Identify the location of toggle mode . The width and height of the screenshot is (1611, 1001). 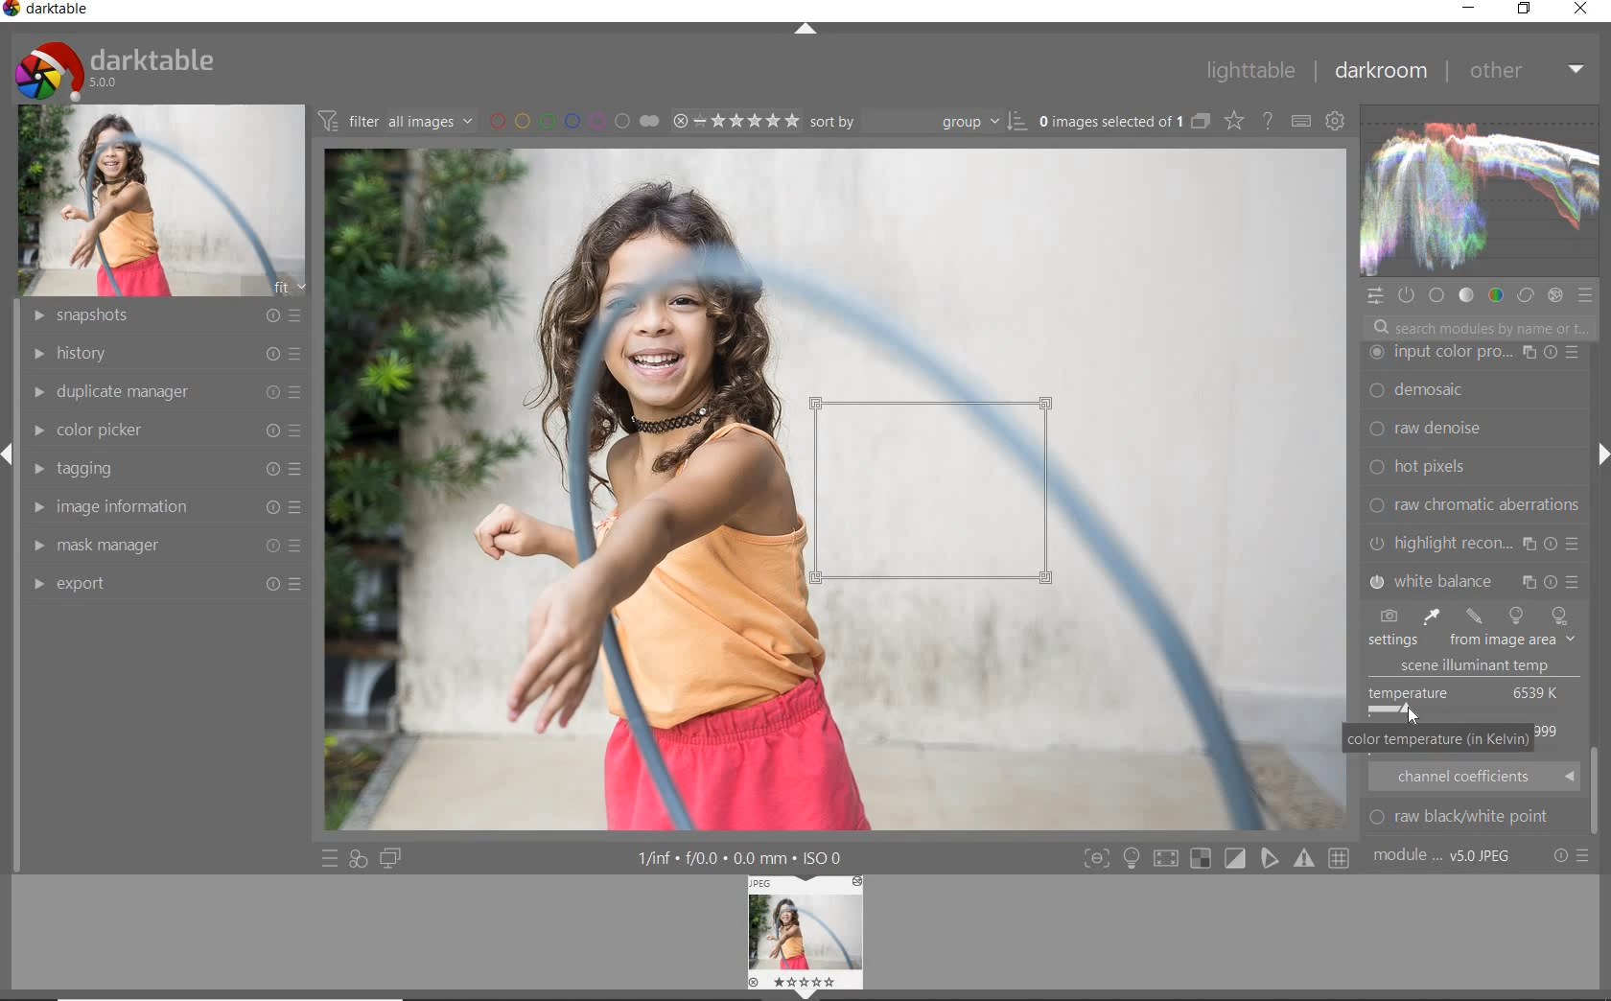
(1306, 859).